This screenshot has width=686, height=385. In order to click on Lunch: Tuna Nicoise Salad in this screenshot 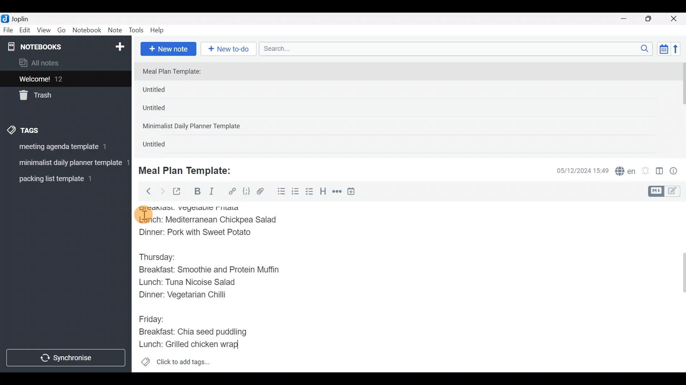, I will do `click(195, 284)`.